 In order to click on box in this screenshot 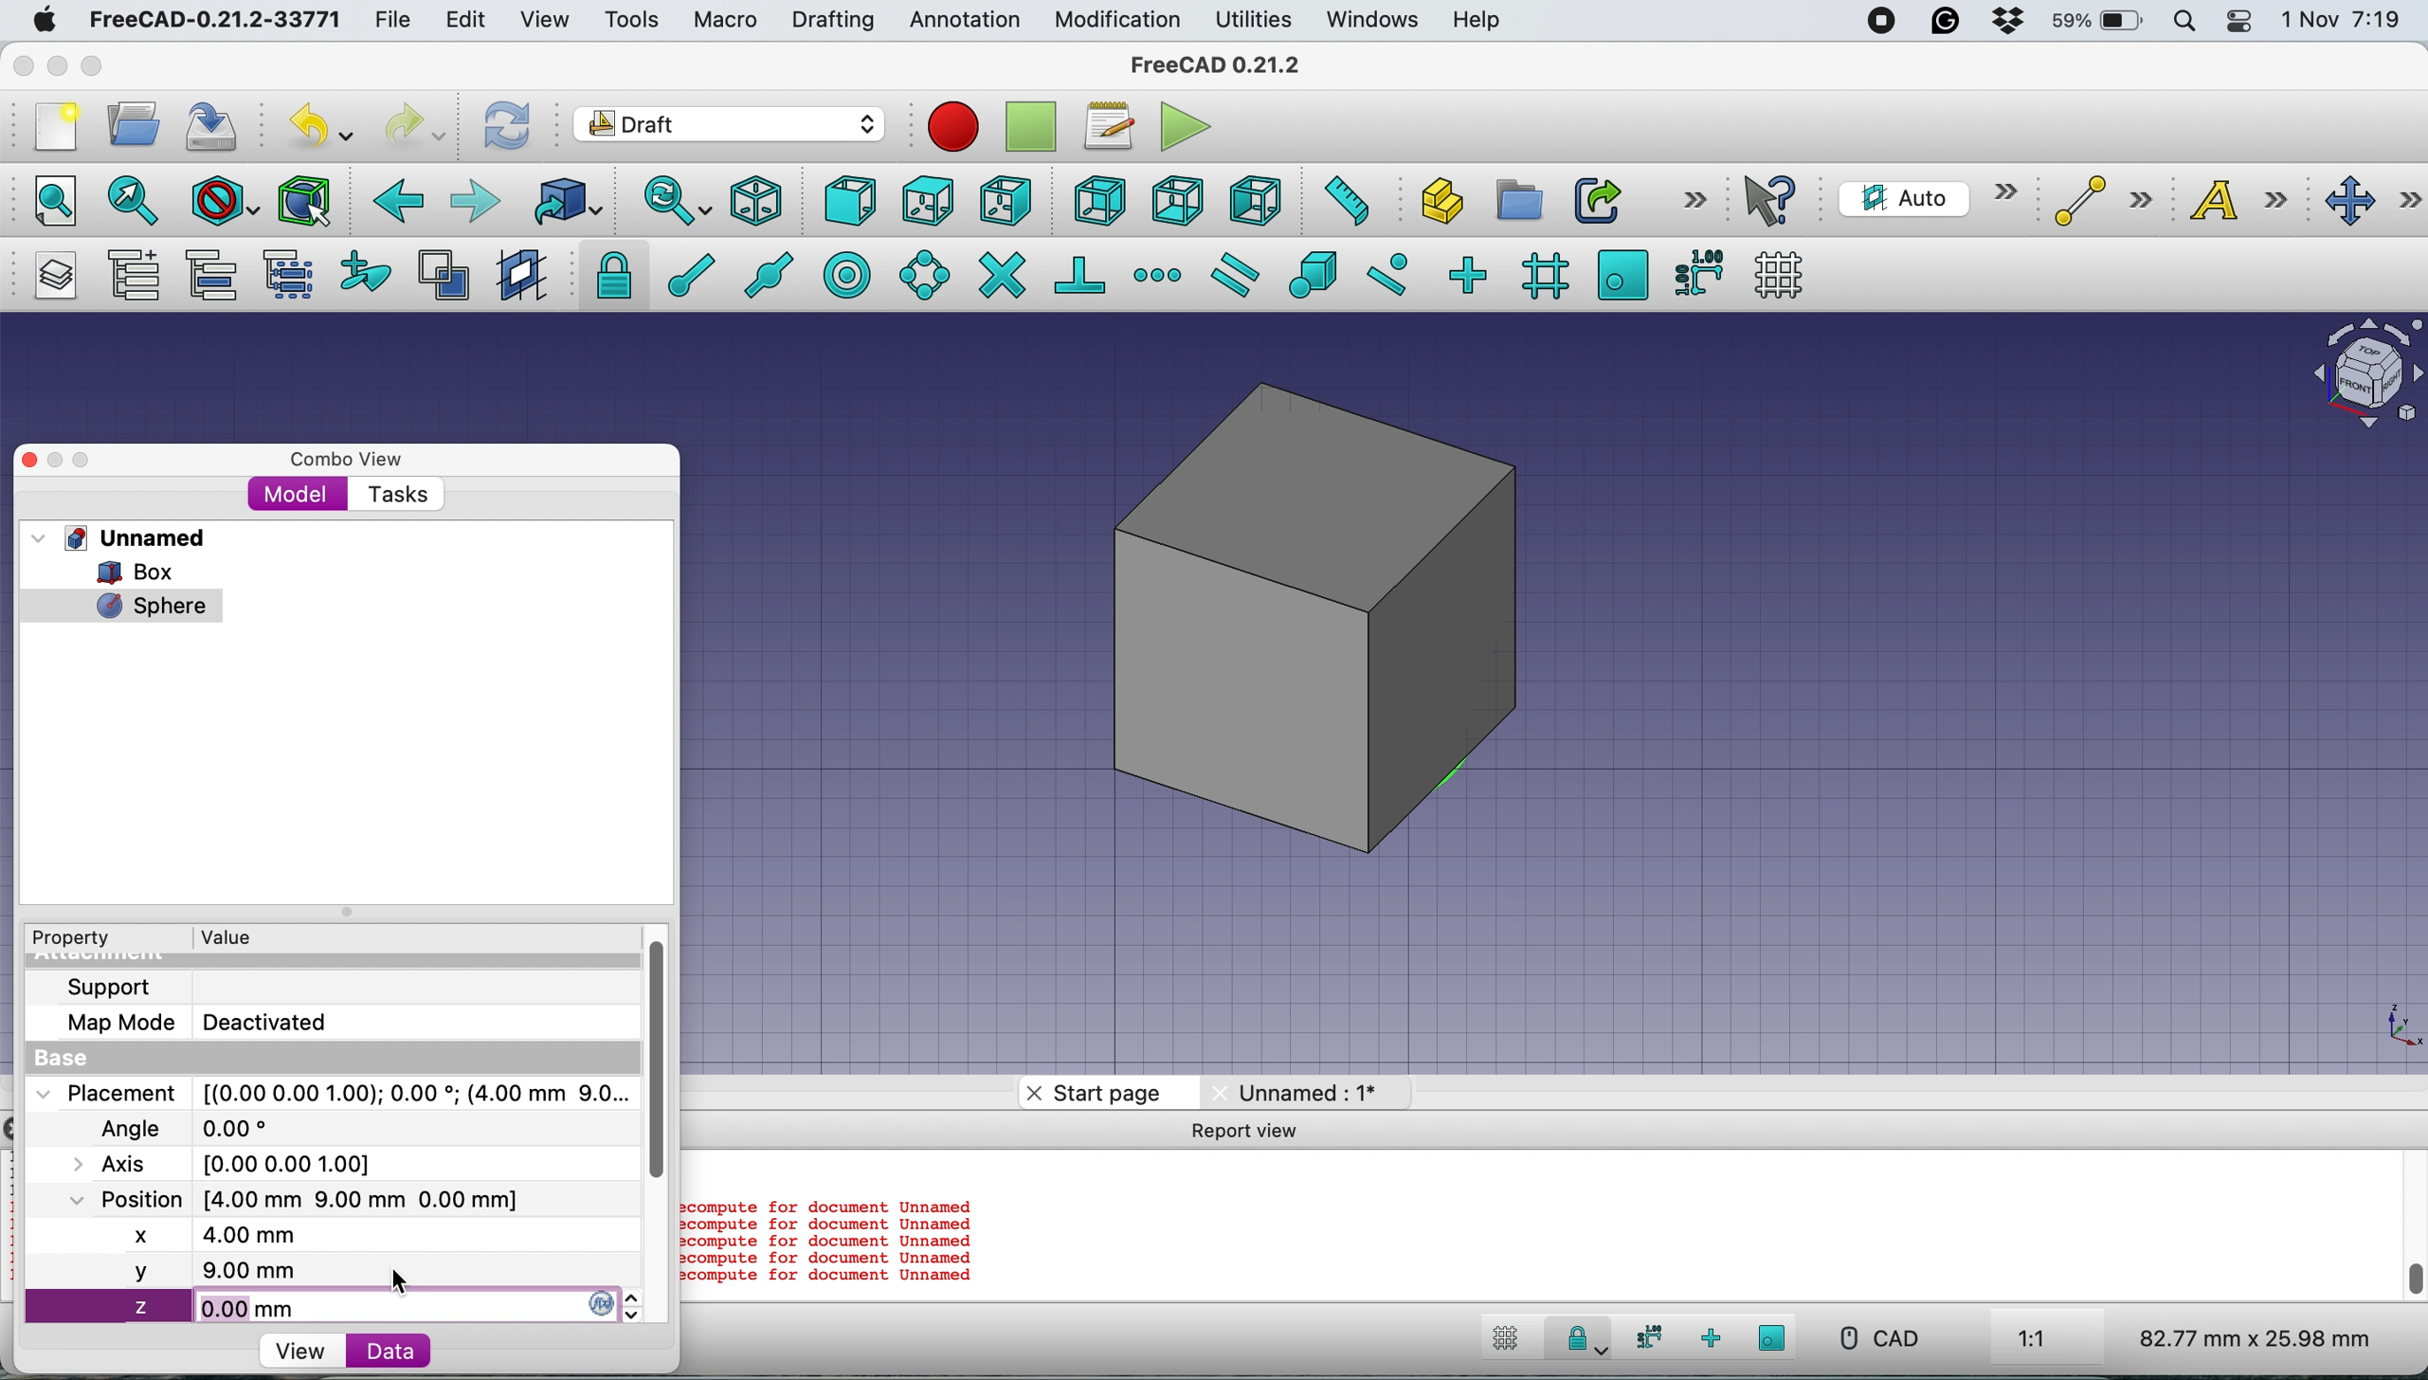, I will do `click(148, 572)`.